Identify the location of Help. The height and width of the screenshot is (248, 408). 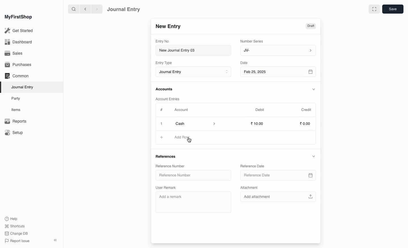
(10, 218).